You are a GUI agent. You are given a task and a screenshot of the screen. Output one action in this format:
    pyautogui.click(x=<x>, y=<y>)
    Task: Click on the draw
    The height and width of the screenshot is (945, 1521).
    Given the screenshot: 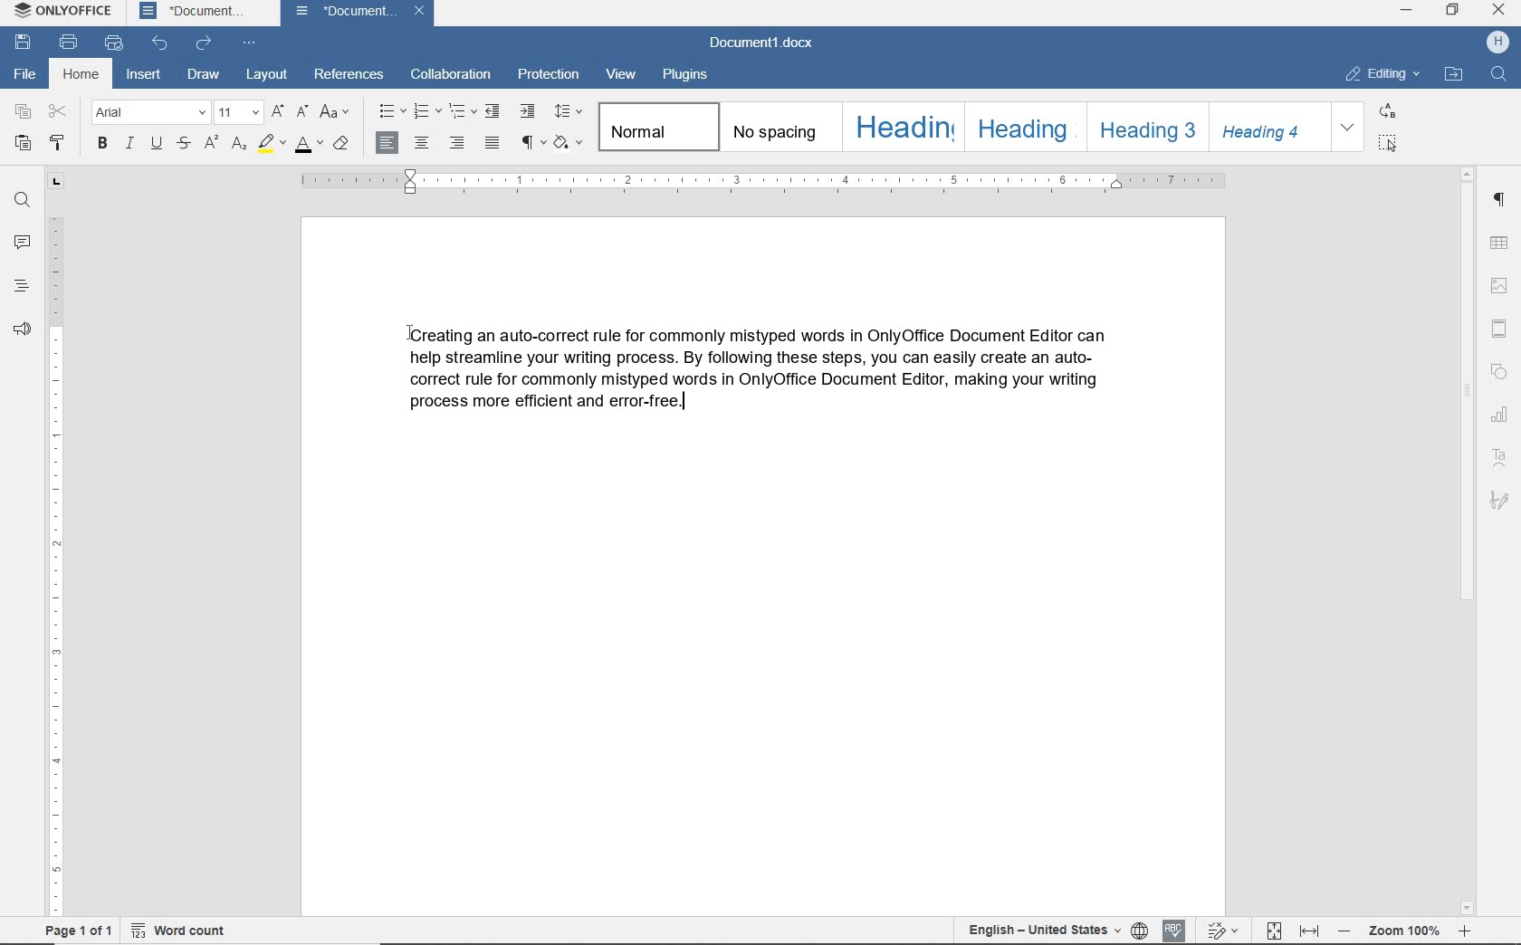 What is the action you would take?
    pyautogui.click(x=204, y=76)
    